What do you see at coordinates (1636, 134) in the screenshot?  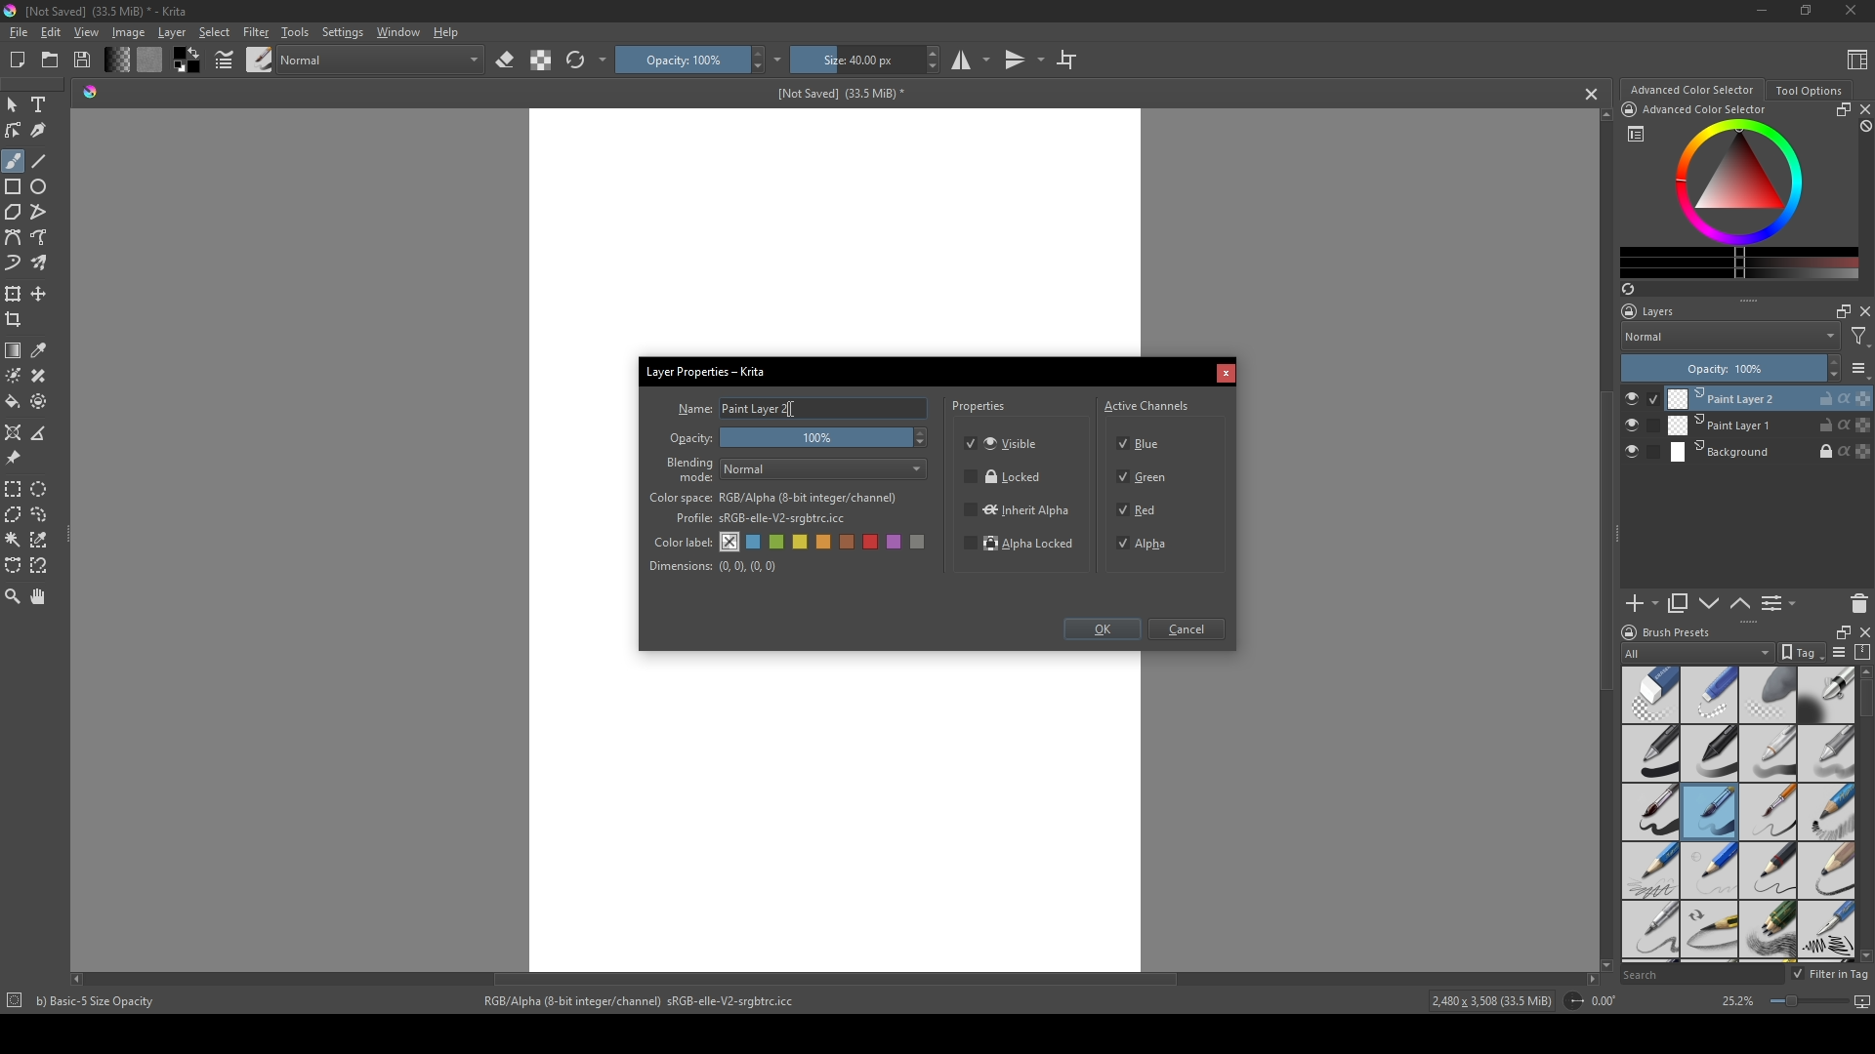 I see `list` at bounding box center [1636, 134].